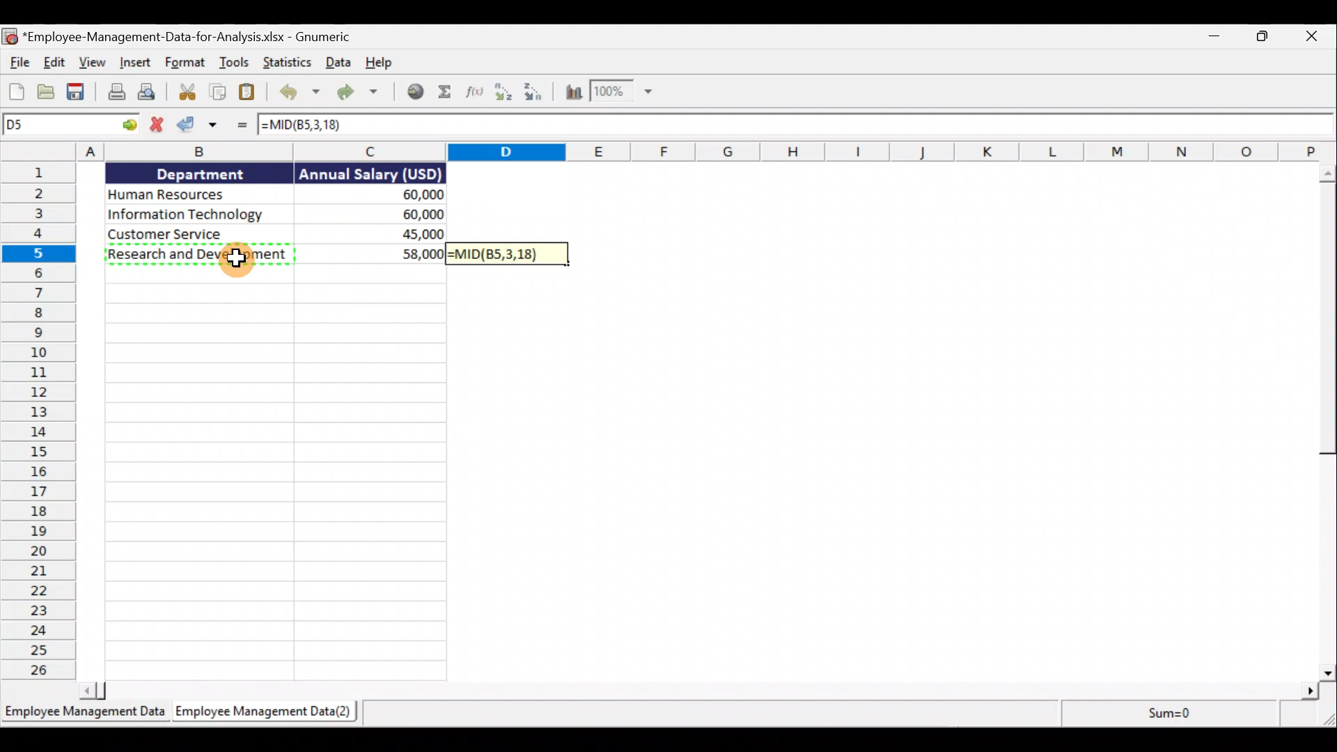 Image resolution: width=1337 pixels, height=752 pixels. I want to click on Accept change, so click(198, 126).